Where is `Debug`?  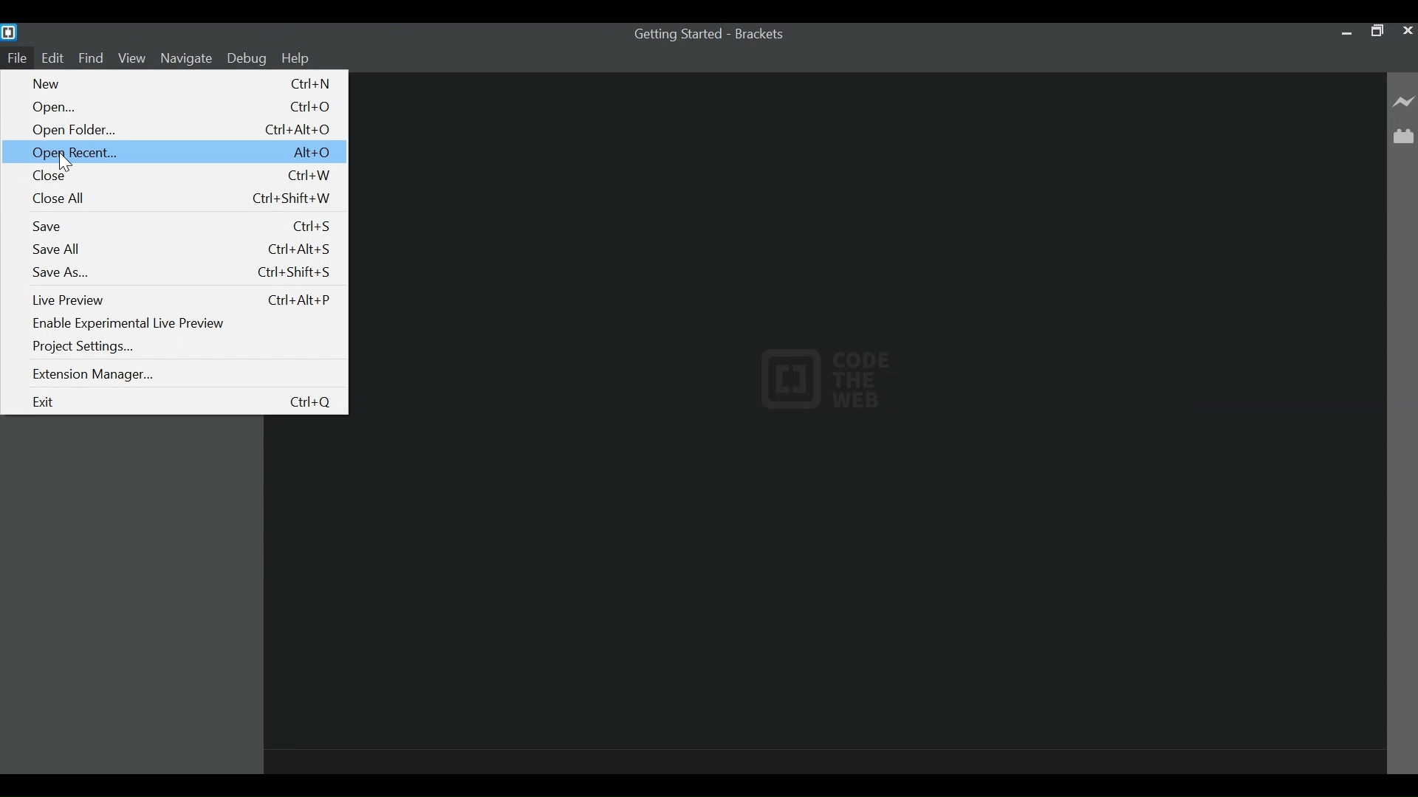 Debug is located at coordinates (247, 58).